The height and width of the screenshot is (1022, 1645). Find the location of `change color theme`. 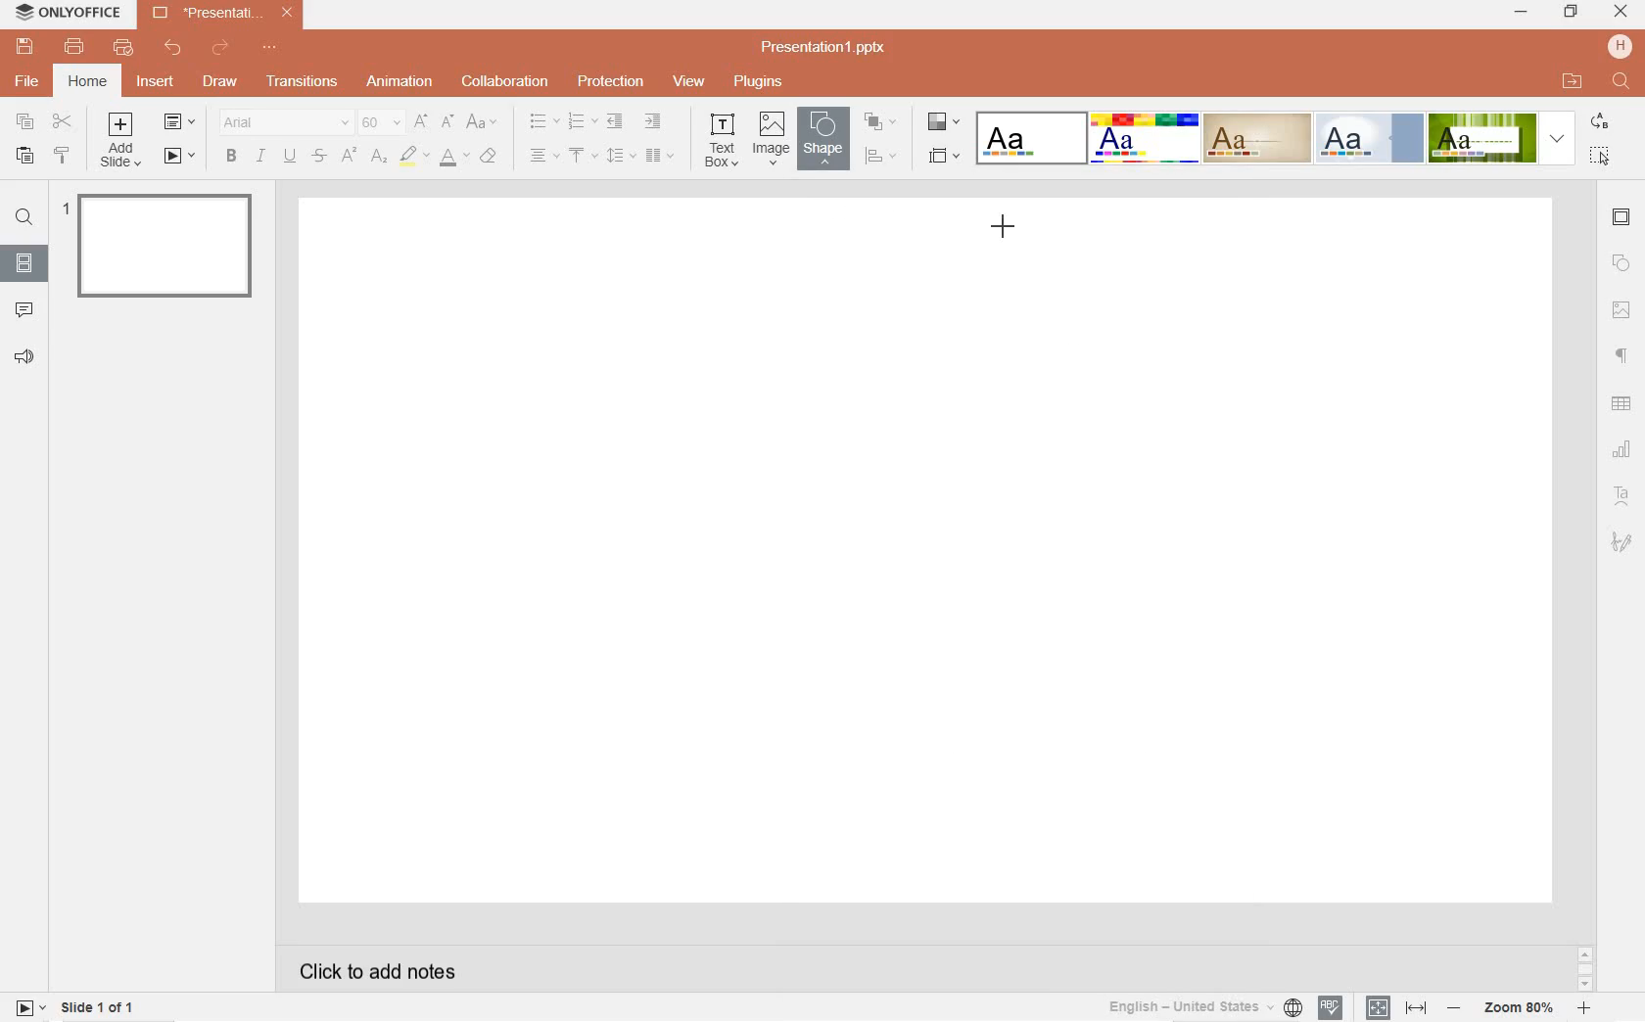

change color theme is located at coordinates (941, 125).